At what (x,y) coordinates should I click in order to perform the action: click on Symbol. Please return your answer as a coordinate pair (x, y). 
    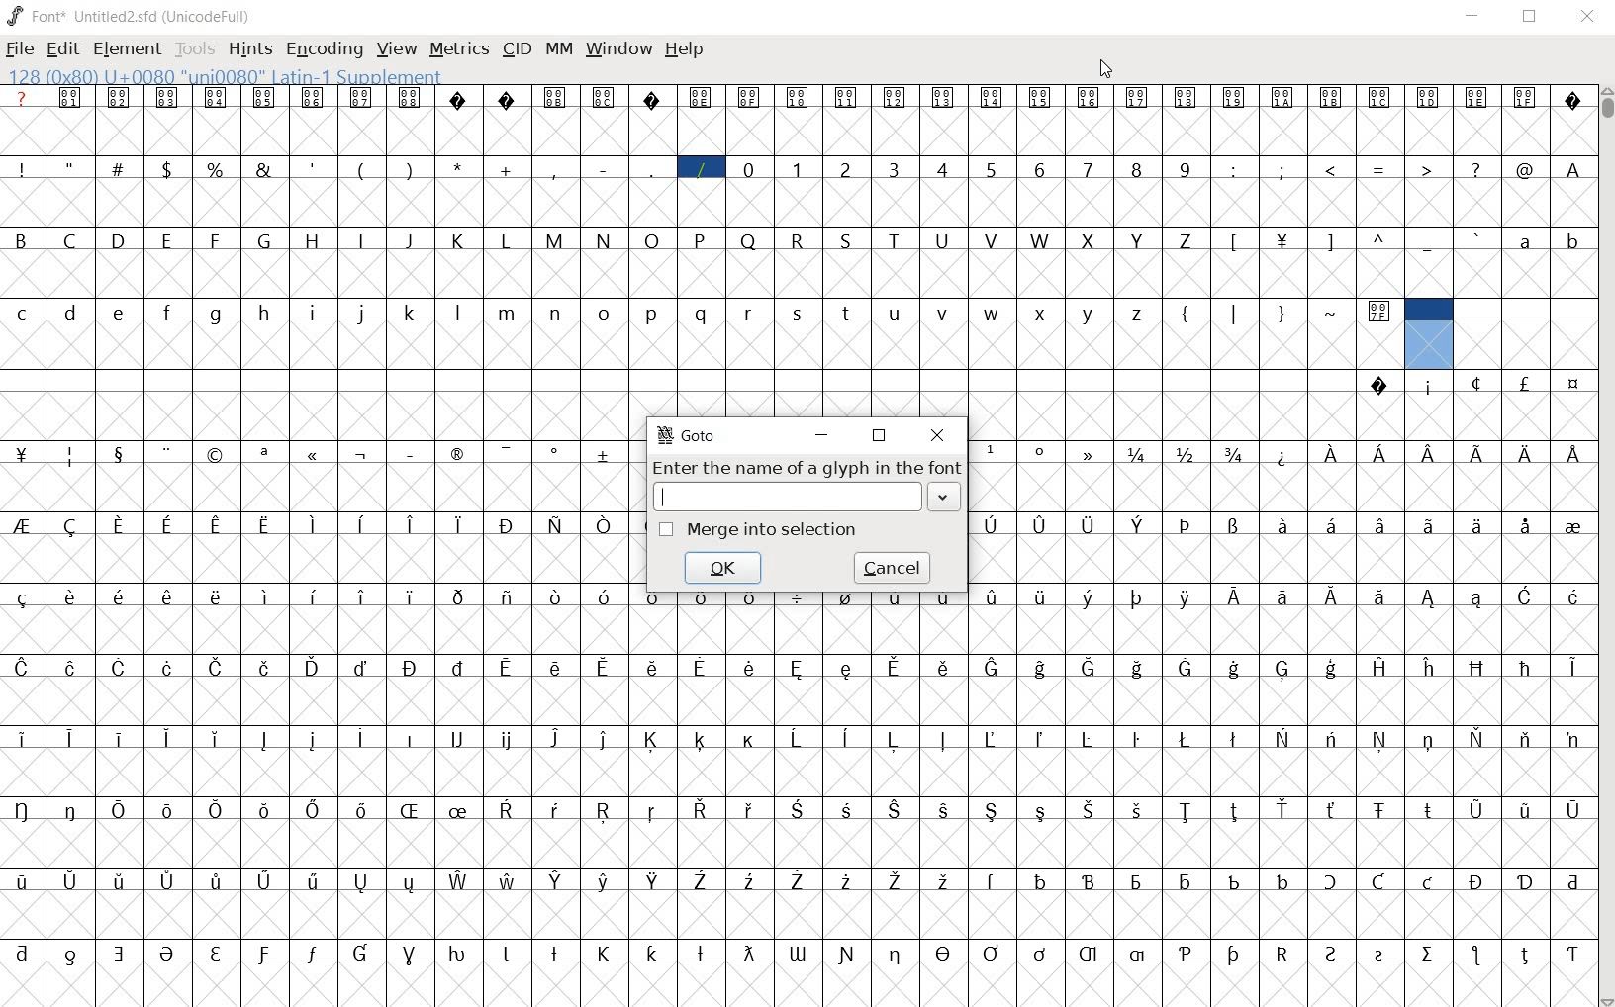
    Looking at the image, I should click on (604, 666).